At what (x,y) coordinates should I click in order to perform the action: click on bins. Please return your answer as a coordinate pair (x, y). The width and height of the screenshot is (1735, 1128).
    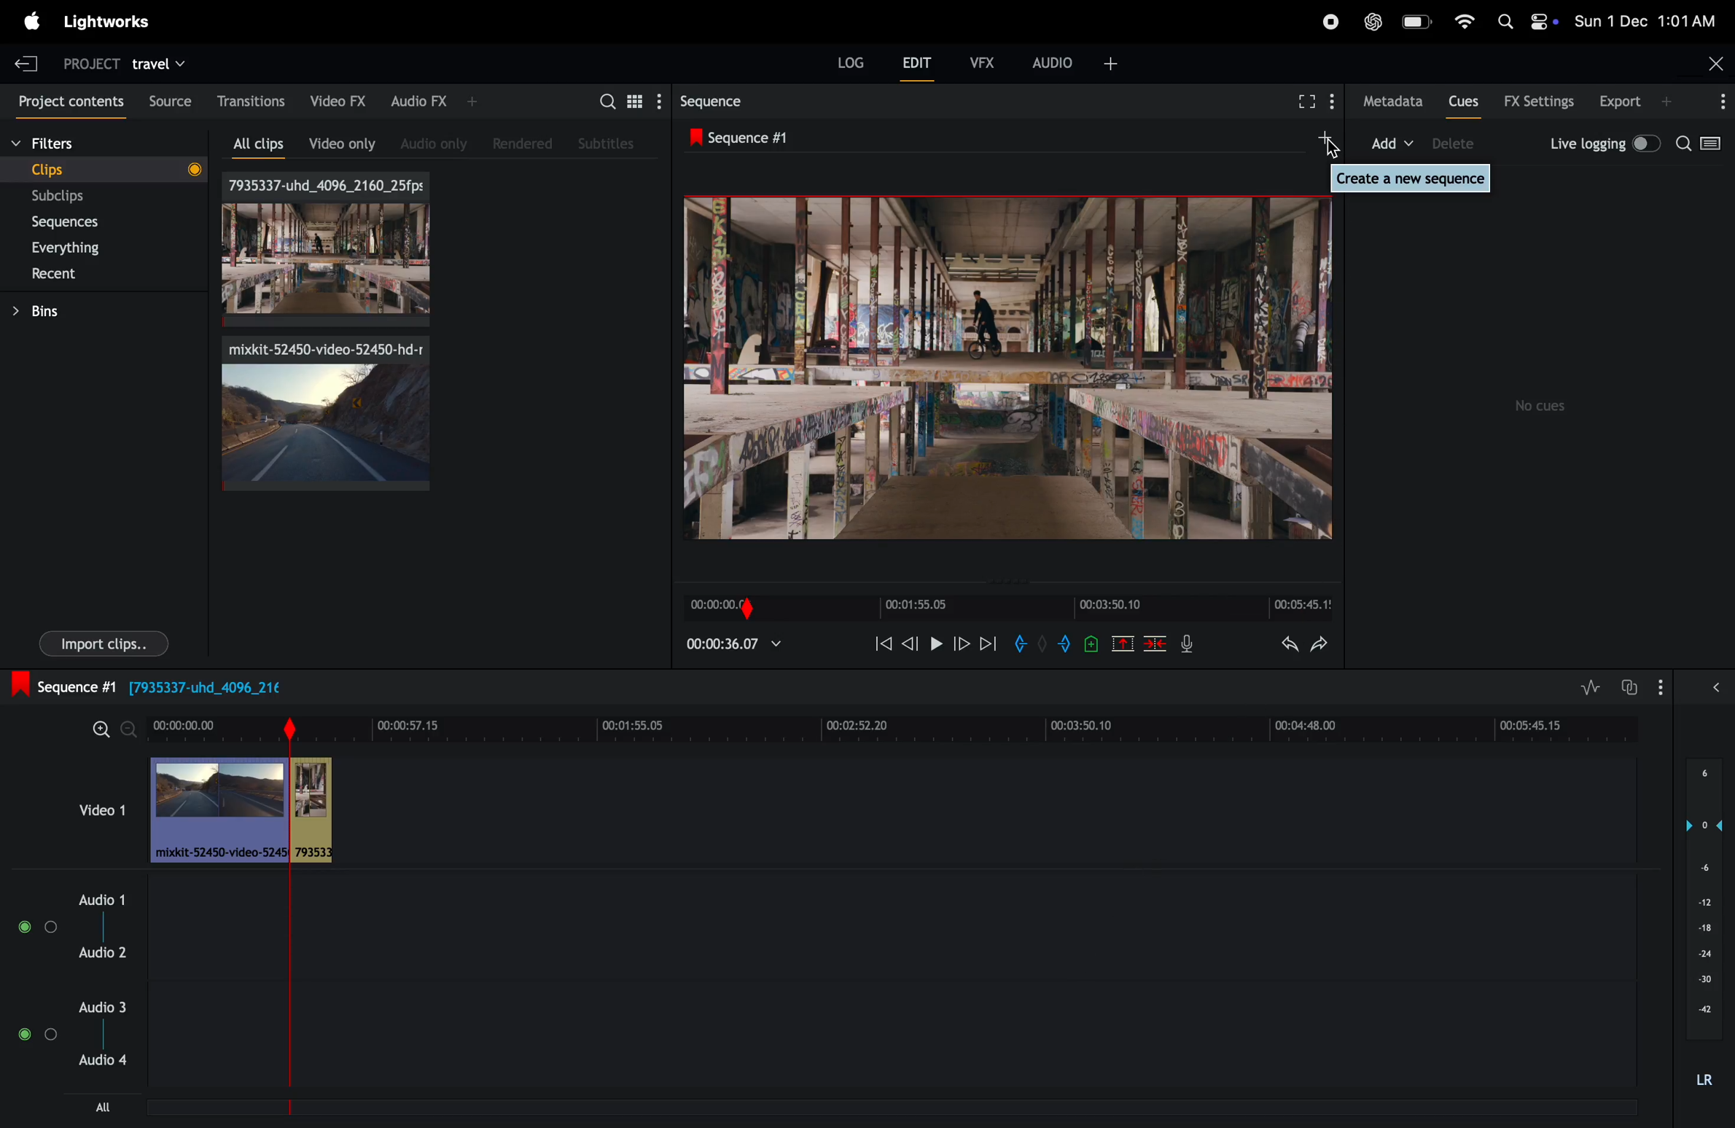
    Looking at the image, I should click on (97, 311).